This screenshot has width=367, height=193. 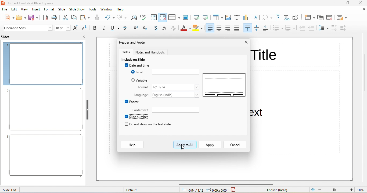 What do you see at coordinates (126, 65) in the screenshot?
I see `Checkbox` at bounding box center [126, 65].